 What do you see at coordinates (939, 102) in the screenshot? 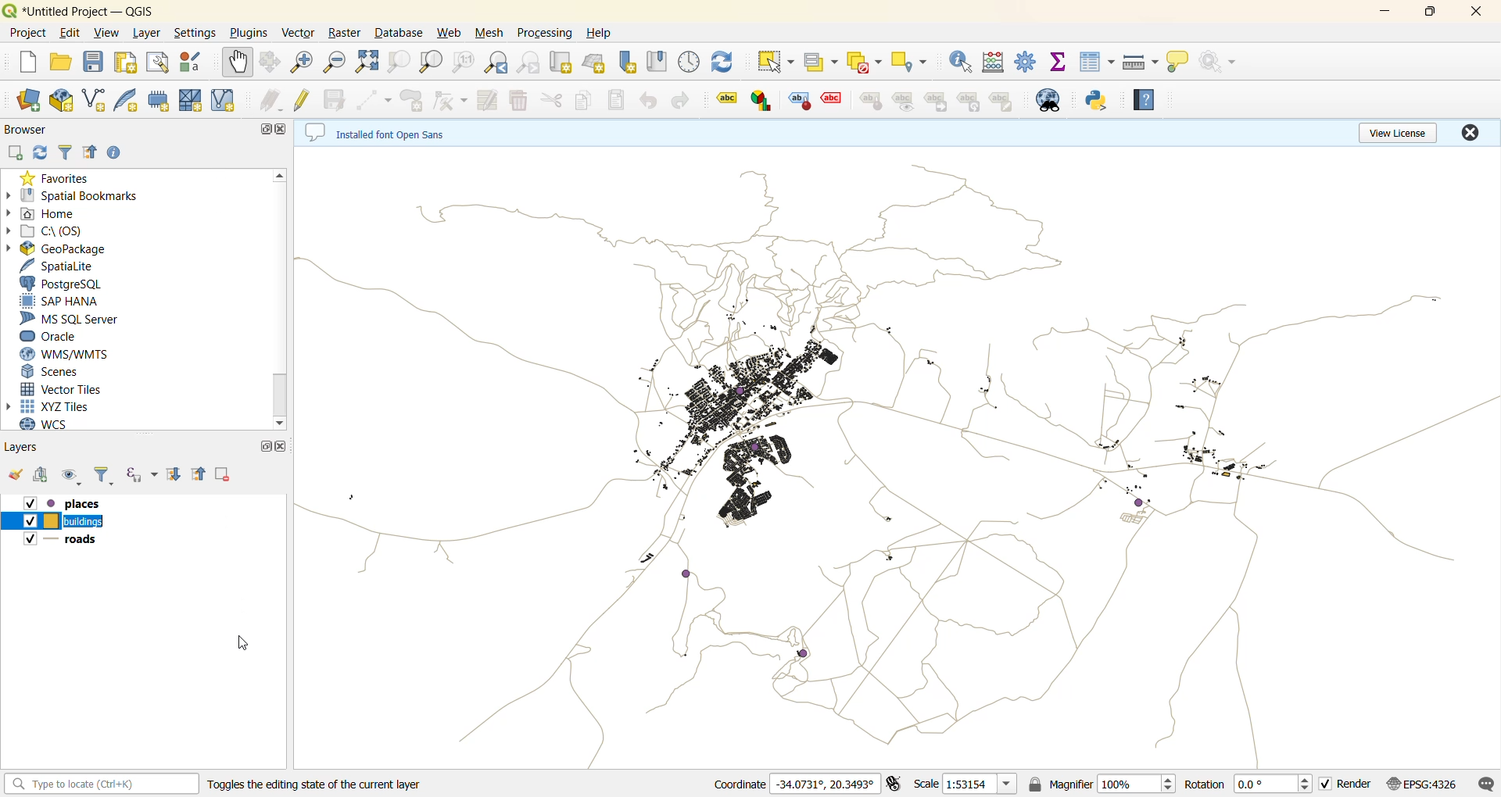
I see `linked label` at bounding box center [939, 102].